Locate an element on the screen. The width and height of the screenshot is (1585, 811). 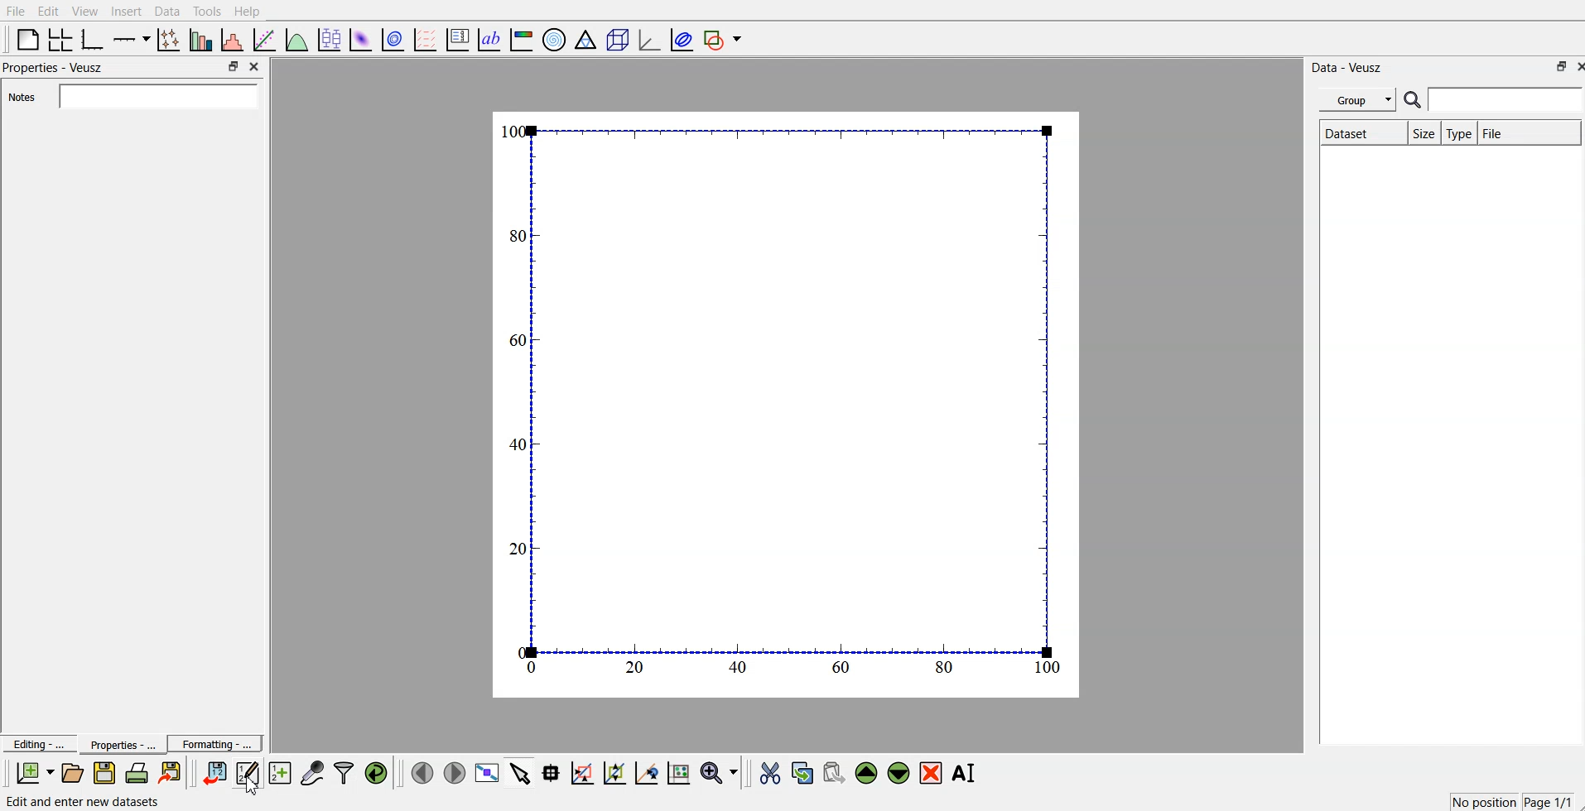
base graph is located at coordinates (94, 38).